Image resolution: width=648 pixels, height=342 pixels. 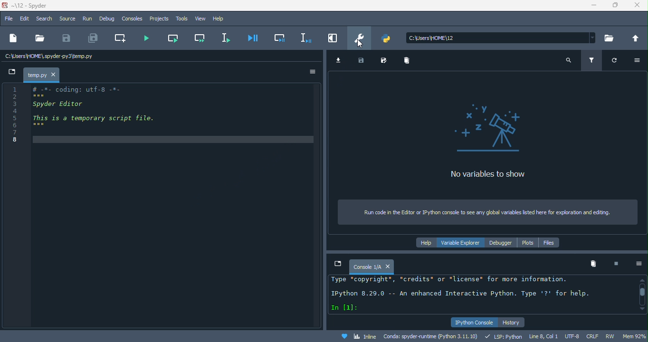 I want to click on maximize, so click(x=614, y=7).